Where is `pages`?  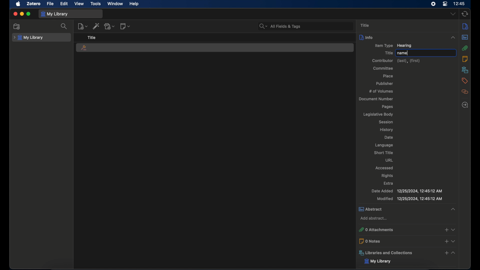 pages is located at coordinates (388, 107).